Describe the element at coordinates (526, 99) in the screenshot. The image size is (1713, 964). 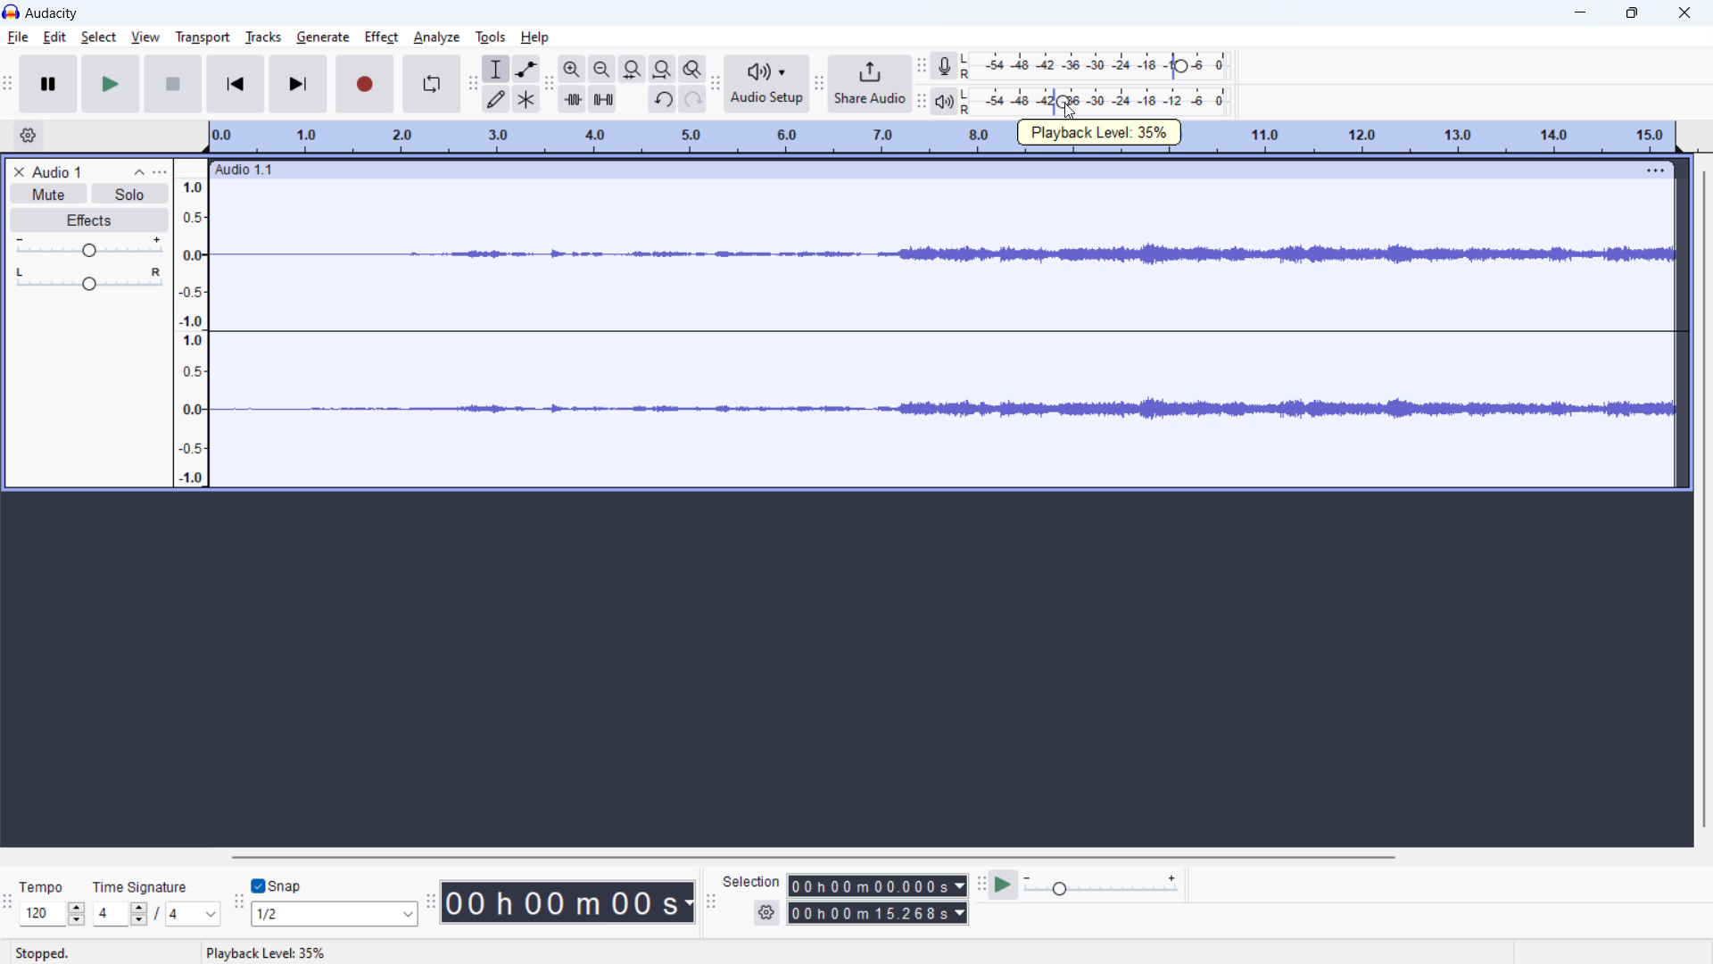
I see `multi tool` at that location.